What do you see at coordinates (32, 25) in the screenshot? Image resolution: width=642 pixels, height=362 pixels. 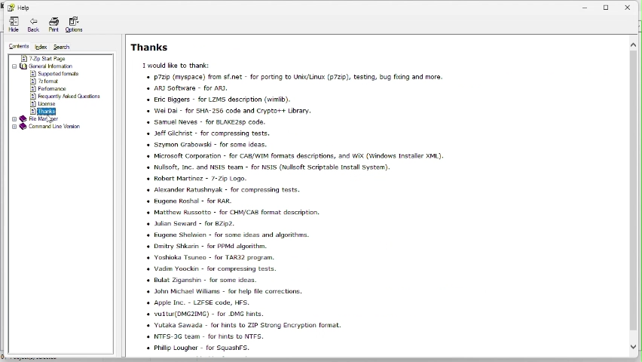 I see `Back` at bounding box center [32, 25].